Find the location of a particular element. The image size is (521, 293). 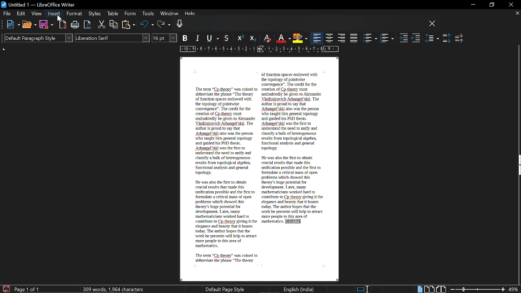

Set line spacing is located at coordinates (432, 38).